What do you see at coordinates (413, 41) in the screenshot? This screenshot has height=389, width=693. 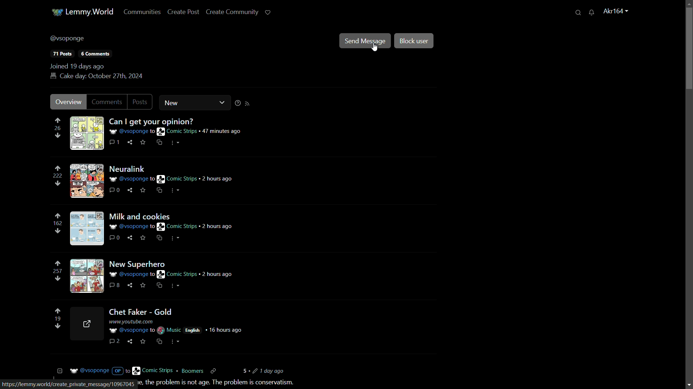 I see `block user` at bounding box center [413, 41].